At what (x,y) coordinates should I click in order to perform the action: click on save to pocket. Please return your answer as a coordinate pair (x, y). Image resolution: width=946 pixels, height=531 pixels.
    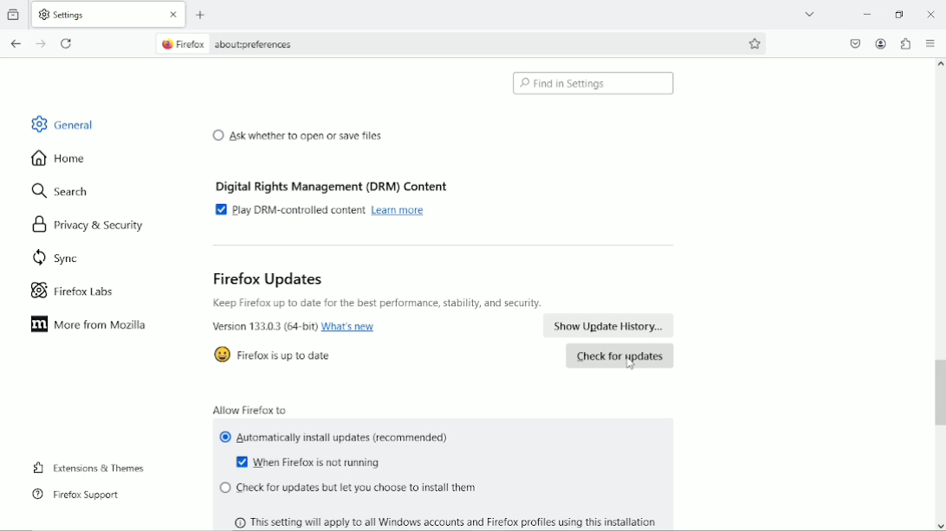
    Looking at the image, I should click on (856, 43).